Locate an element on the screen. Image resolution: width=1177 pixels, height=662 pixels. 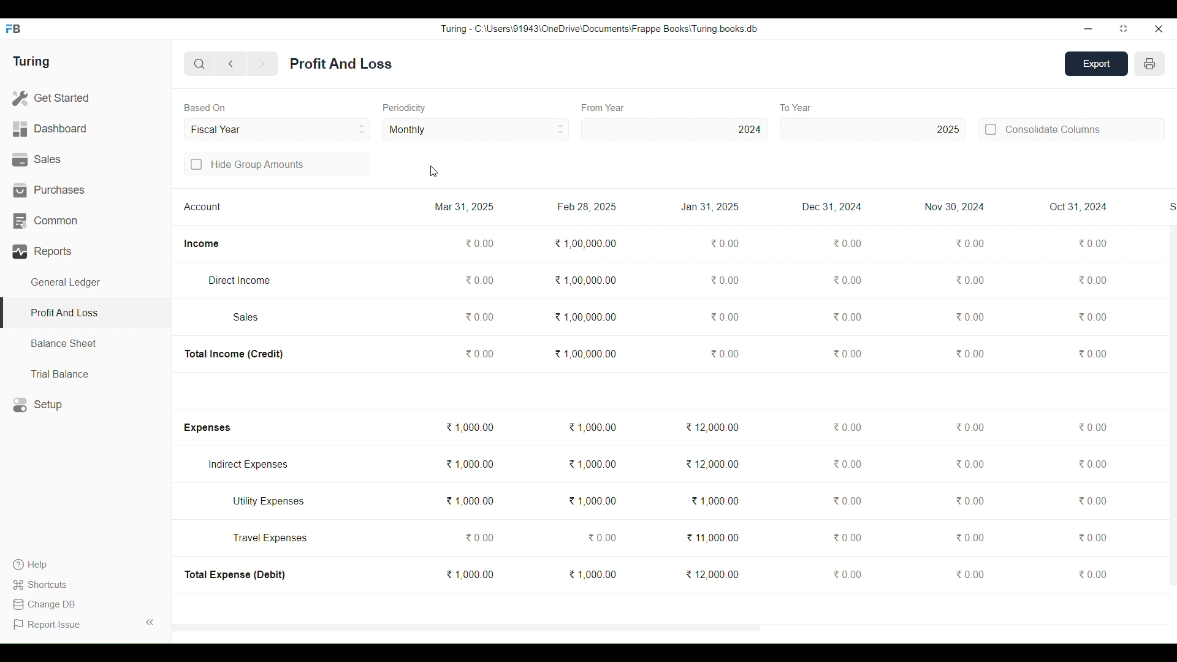
0.00 is located at coordinates (970, 243).